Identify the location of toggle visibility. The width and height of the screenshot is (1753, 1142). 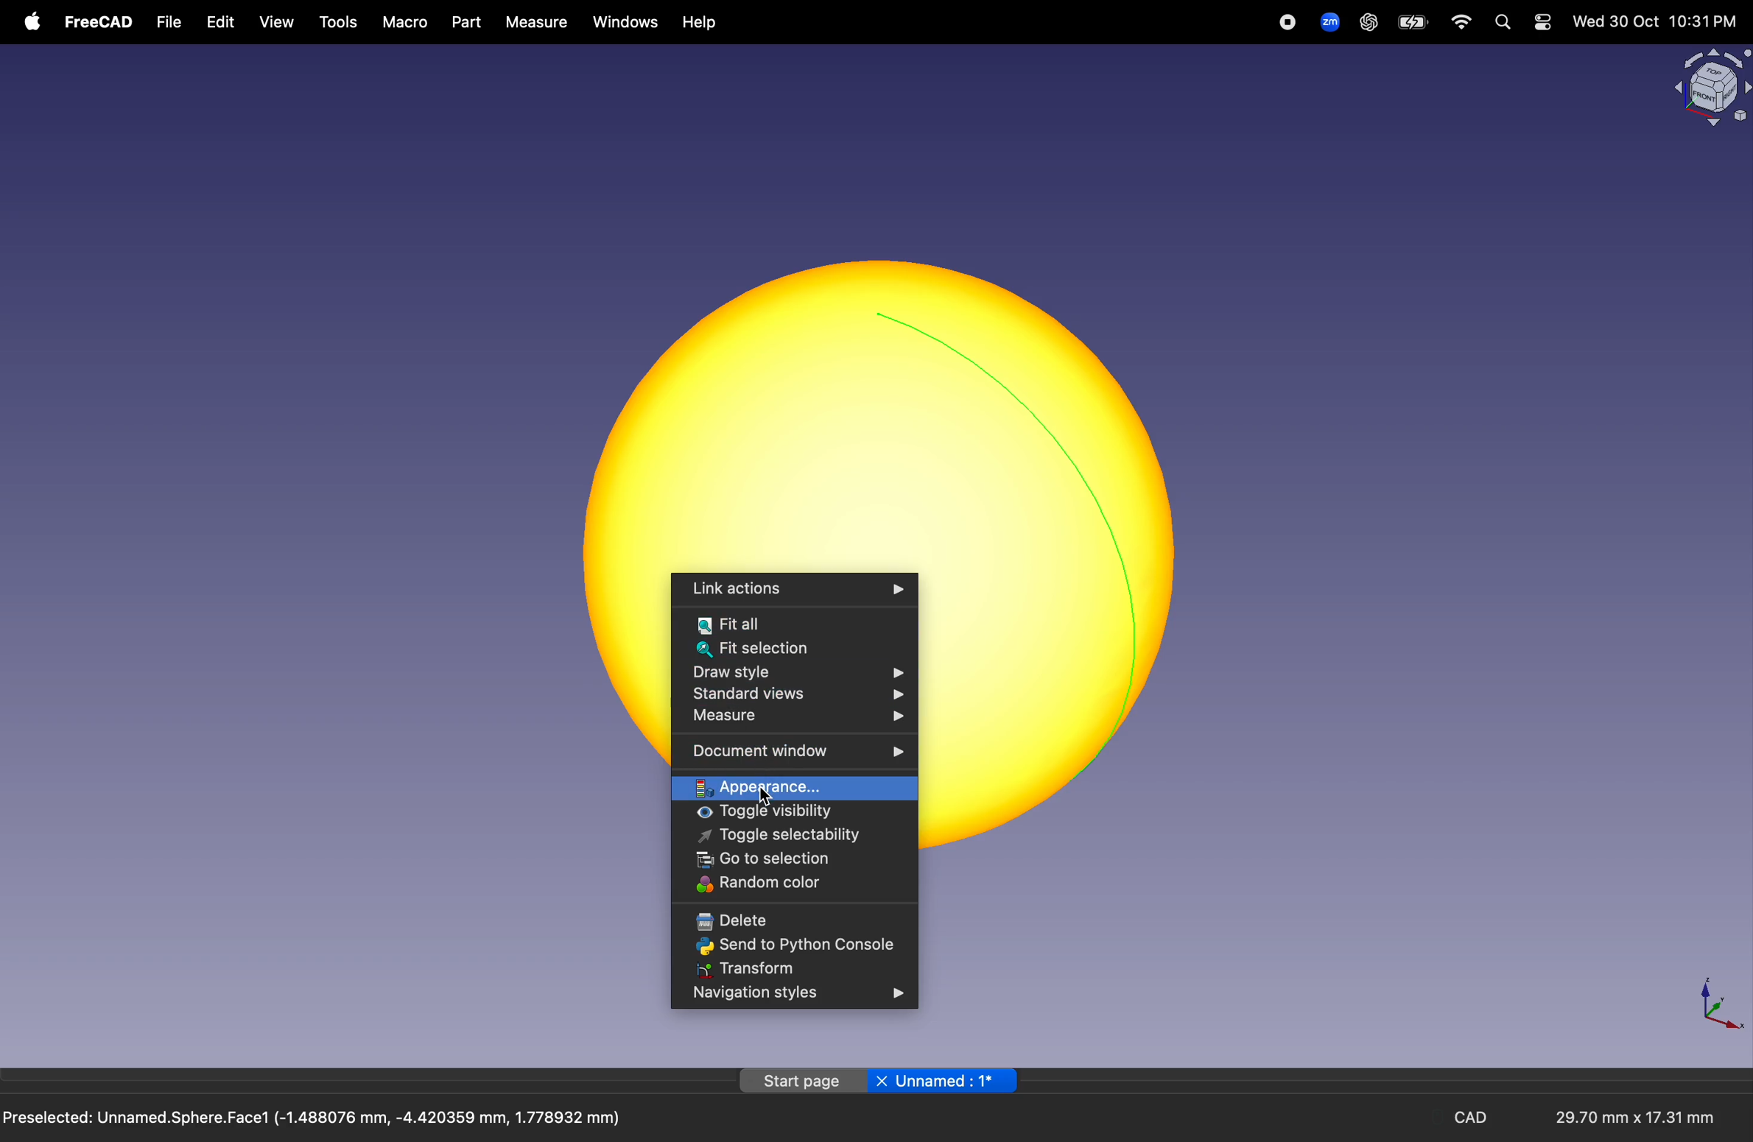
(806, 814).